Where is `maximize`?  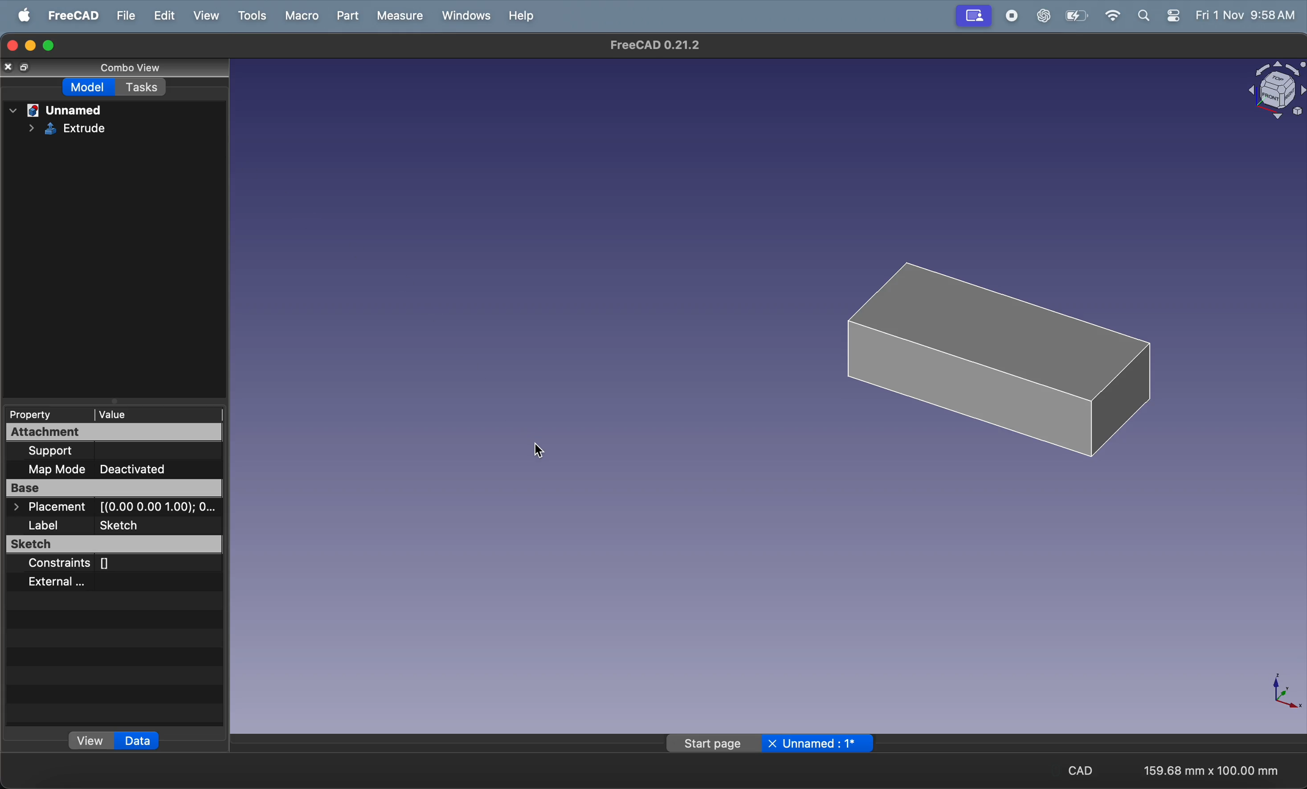
maximize is located at coordinates (51, 45).